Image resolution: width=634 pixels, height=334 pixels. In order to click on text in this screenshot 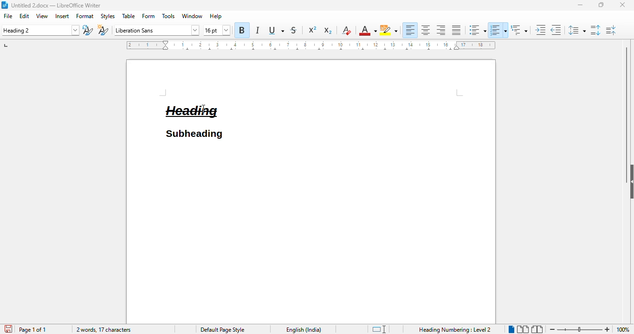, I will do `click(194, 134)`.